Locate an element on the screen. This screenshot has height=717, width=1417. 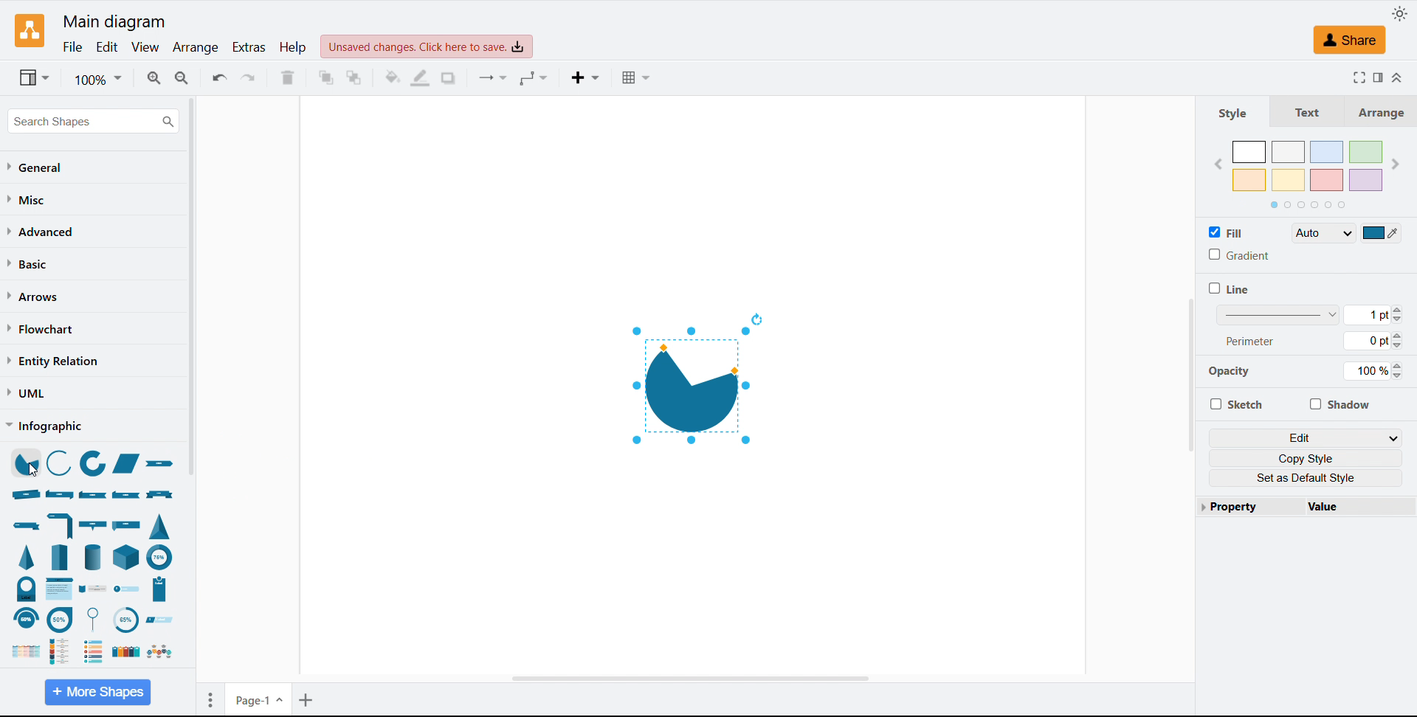
Collapse  is located at coordinates (1399, 78).